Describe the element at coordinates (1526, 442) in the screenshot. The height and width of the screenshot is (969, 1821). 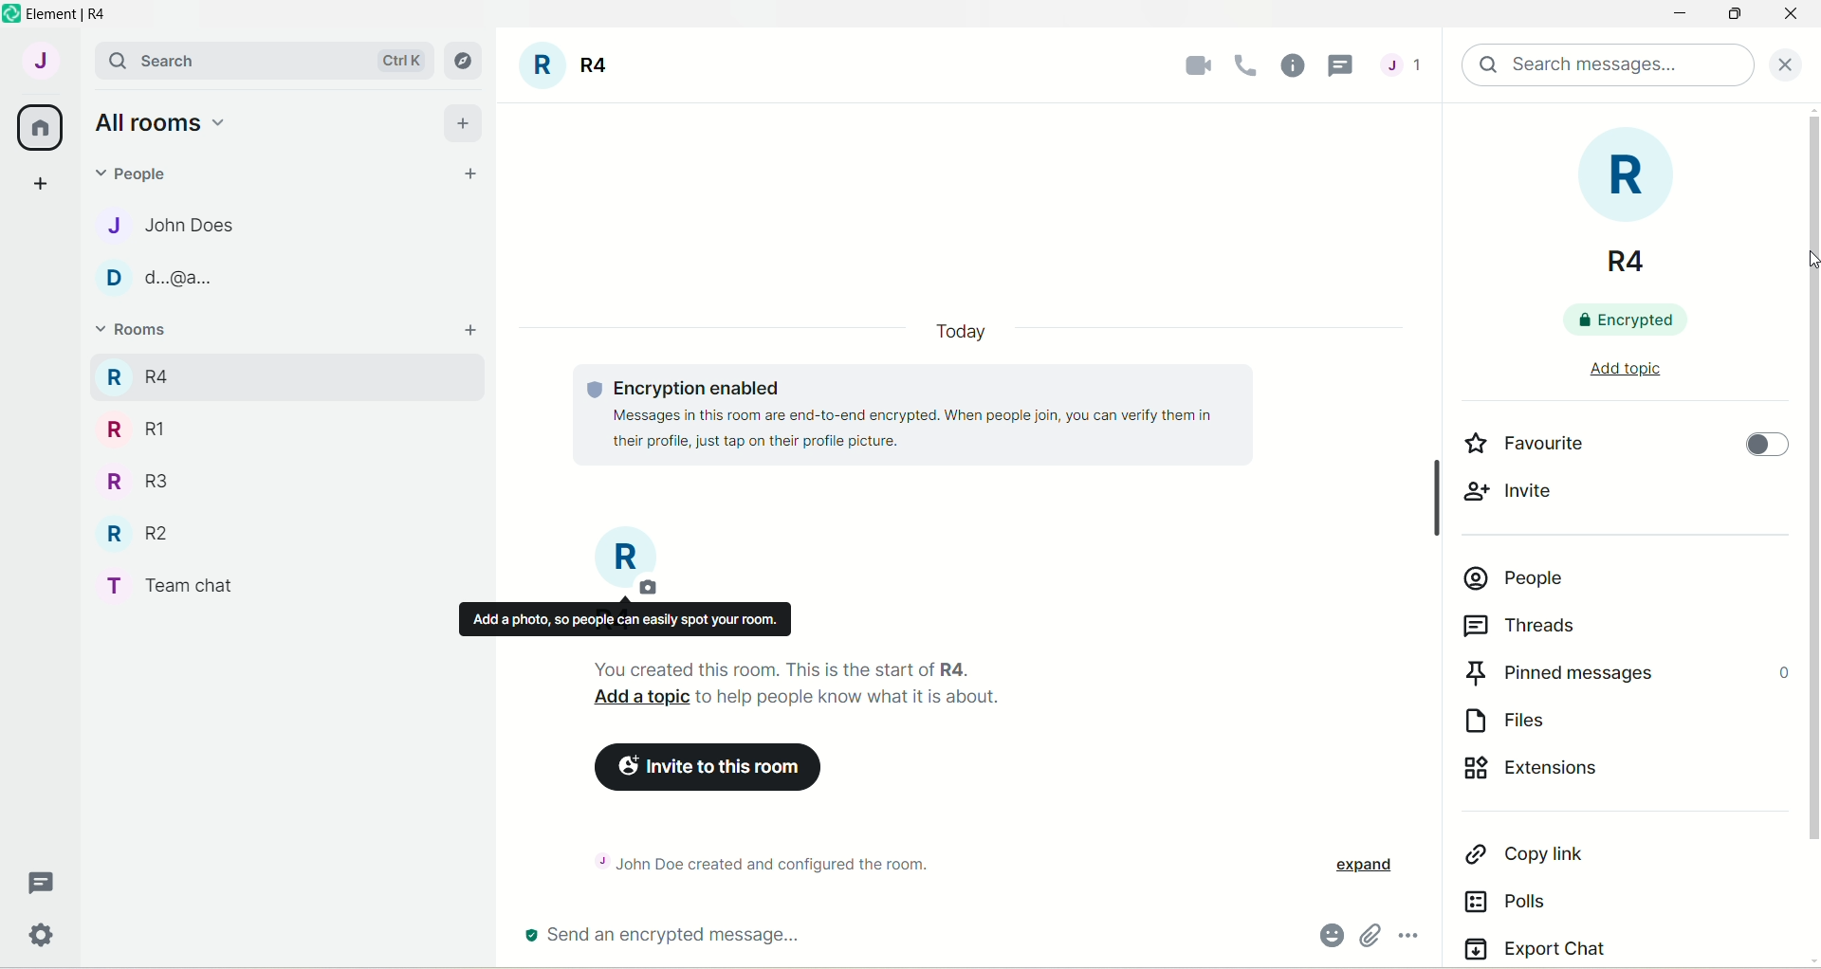
I see `favourite` at that location.